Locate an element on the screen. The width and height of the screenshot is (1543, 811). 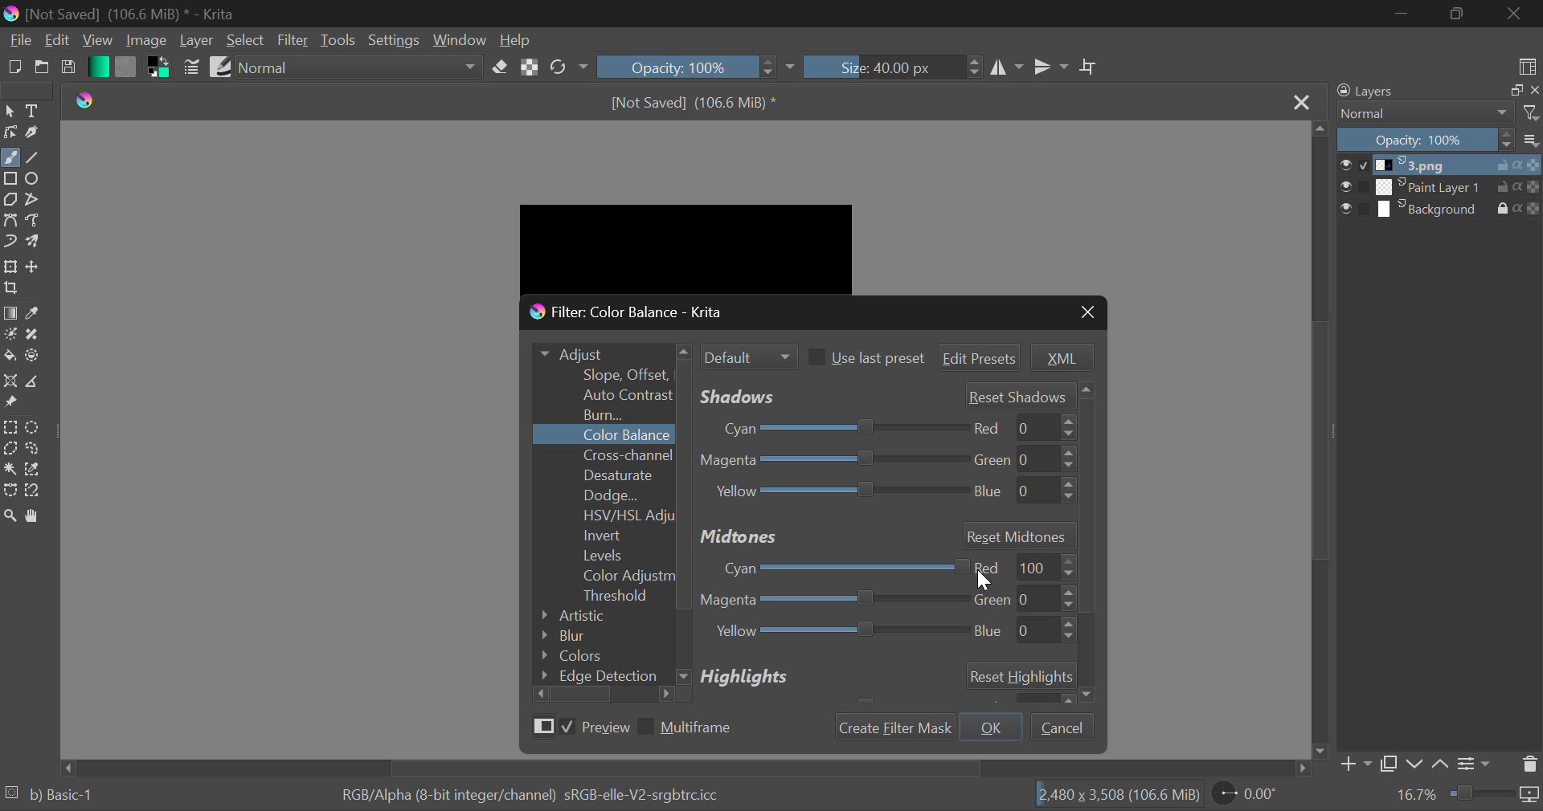
Pan is located at coordinates (39, 516).